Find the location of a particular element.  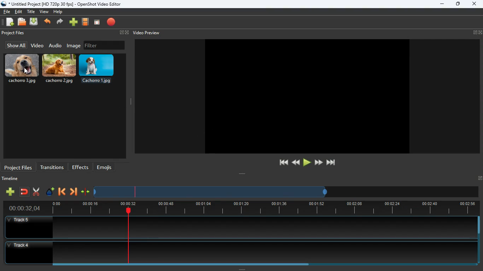

play is located at coordinates (307, 163).